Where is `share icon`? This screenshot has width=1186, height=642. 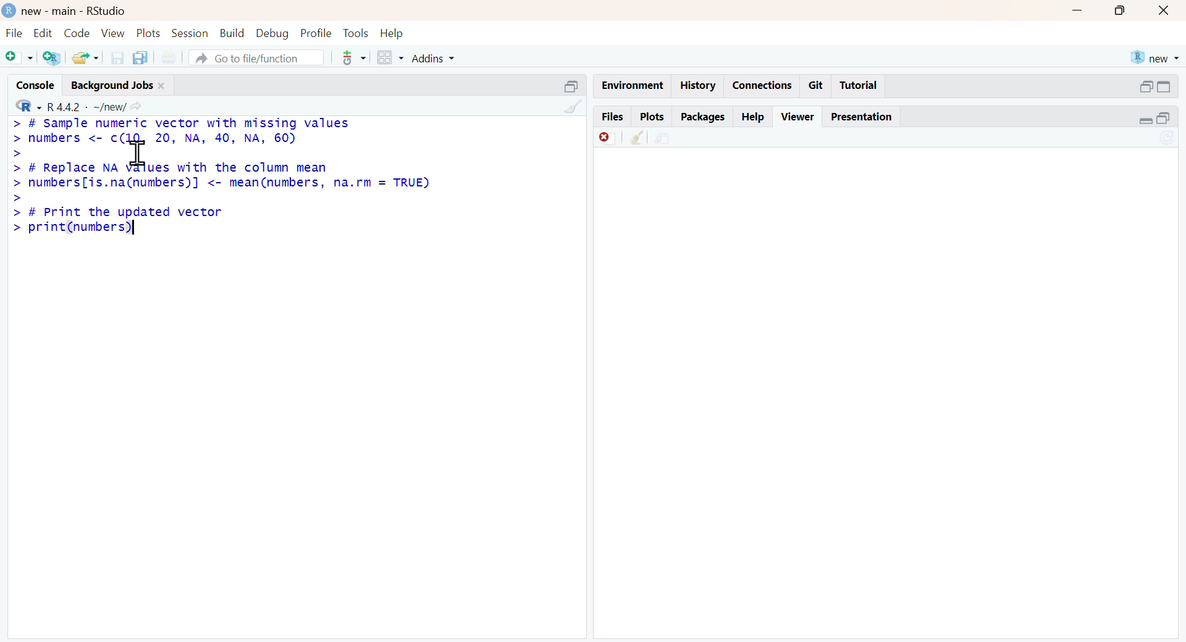 share icon is located at coordinates (135, 107).